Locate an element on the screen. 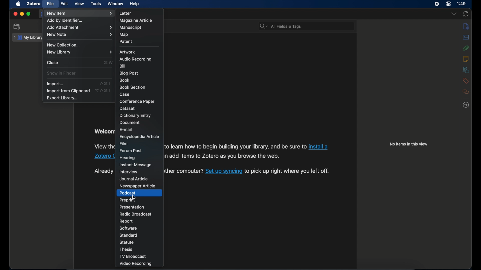 The height and width of the screenshot is (270, 481). letter is located at coordinates (125, 13).